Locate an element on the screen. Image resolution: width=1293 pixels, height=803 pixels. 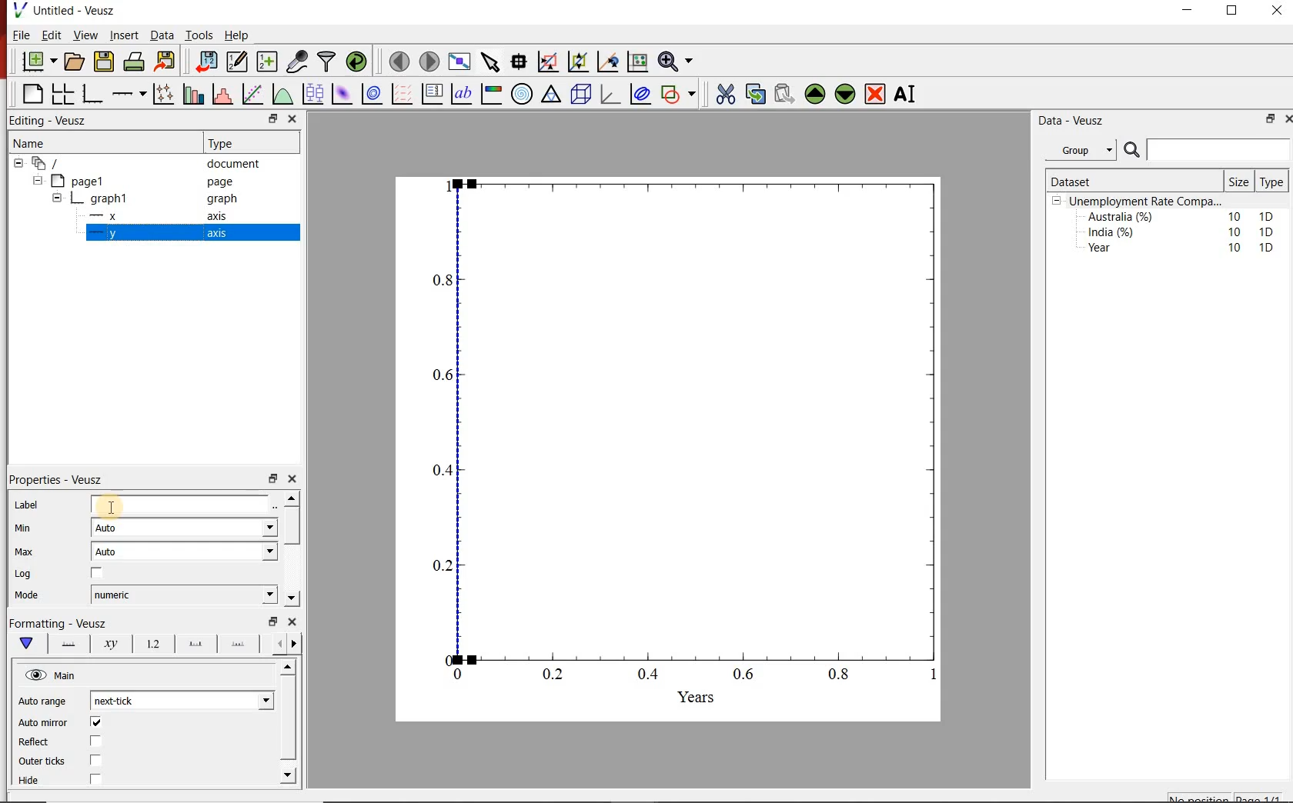
plot 2d datasets as contours is located at coordinates (371, 94).